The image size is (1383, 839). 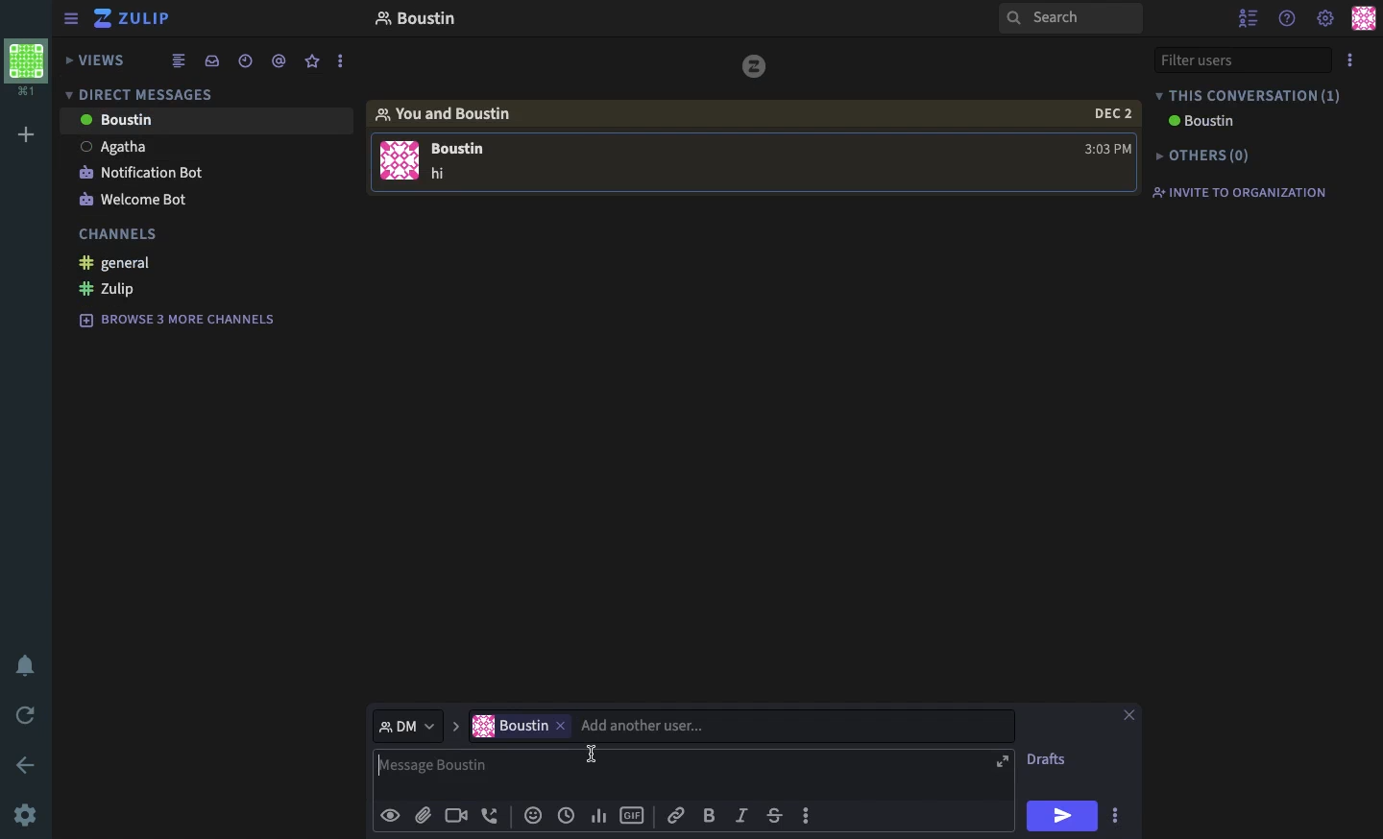 What do you see at coordinates (179, 320) in the screenshot?
I see `browse 3 more channels` at bounding box center [179, 320].